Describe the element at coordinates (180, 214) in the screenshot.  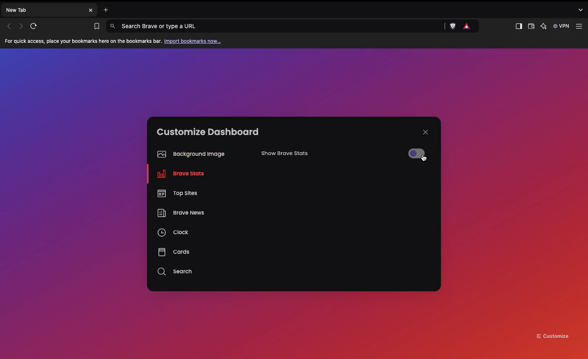
I see `Brave news` at that location.